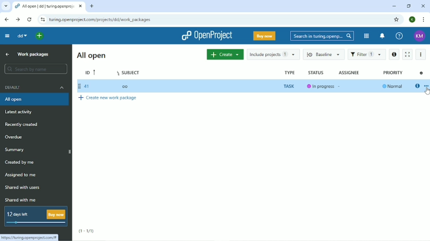 The height and width of the screenshot is (241, 430). Describe the element at coordinates (417, 86) in the screenshot. I see `Open details view` at that location.